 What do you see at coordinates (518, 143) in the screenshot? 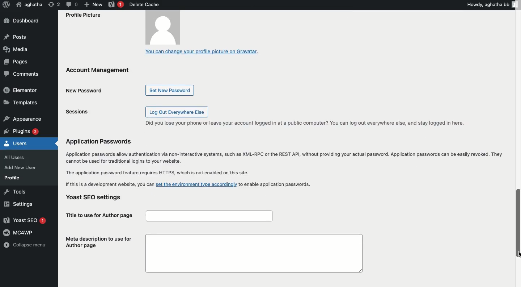
I see `Scrollbar` at bounding box center [518, 143].